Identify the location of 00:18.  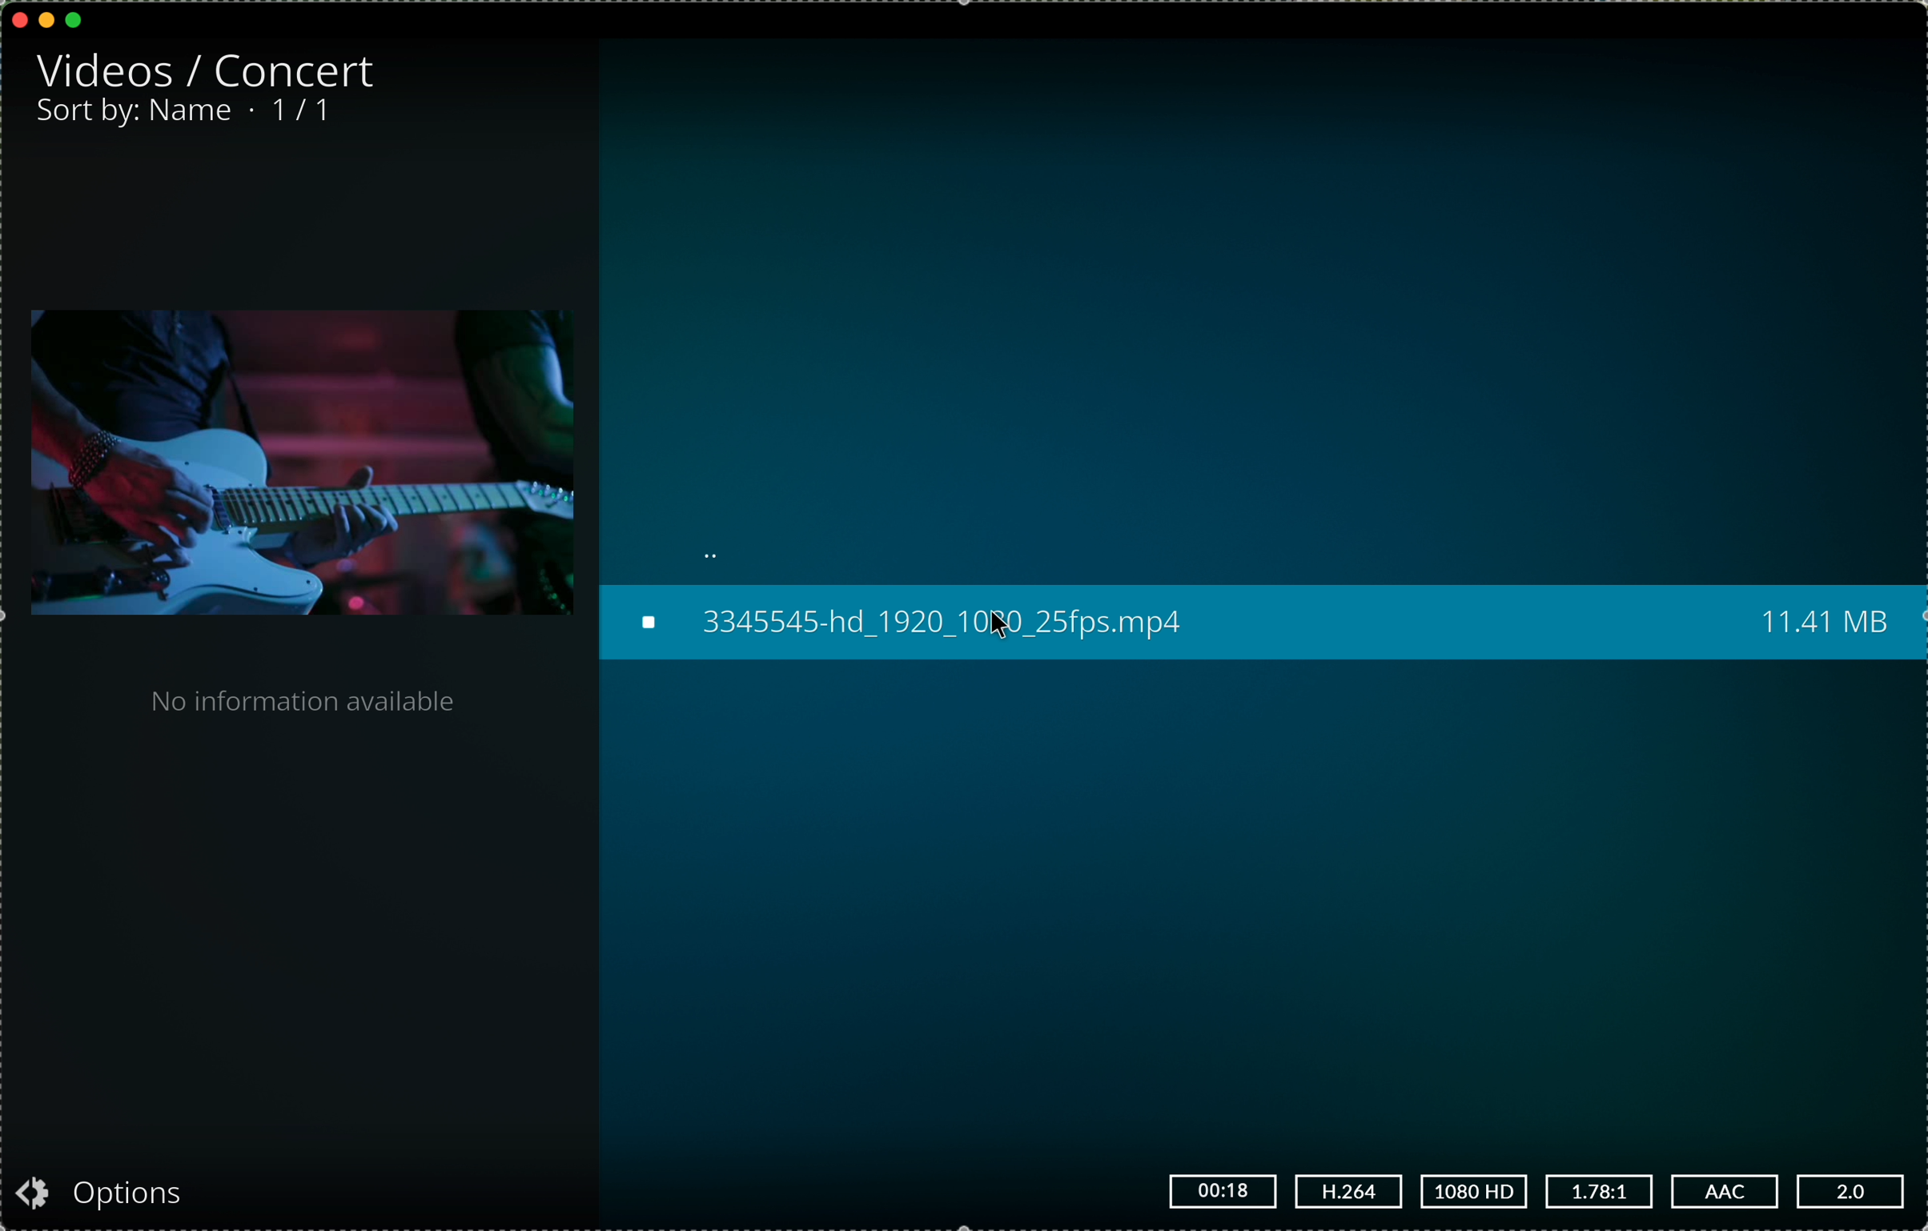
(1224, 1192).